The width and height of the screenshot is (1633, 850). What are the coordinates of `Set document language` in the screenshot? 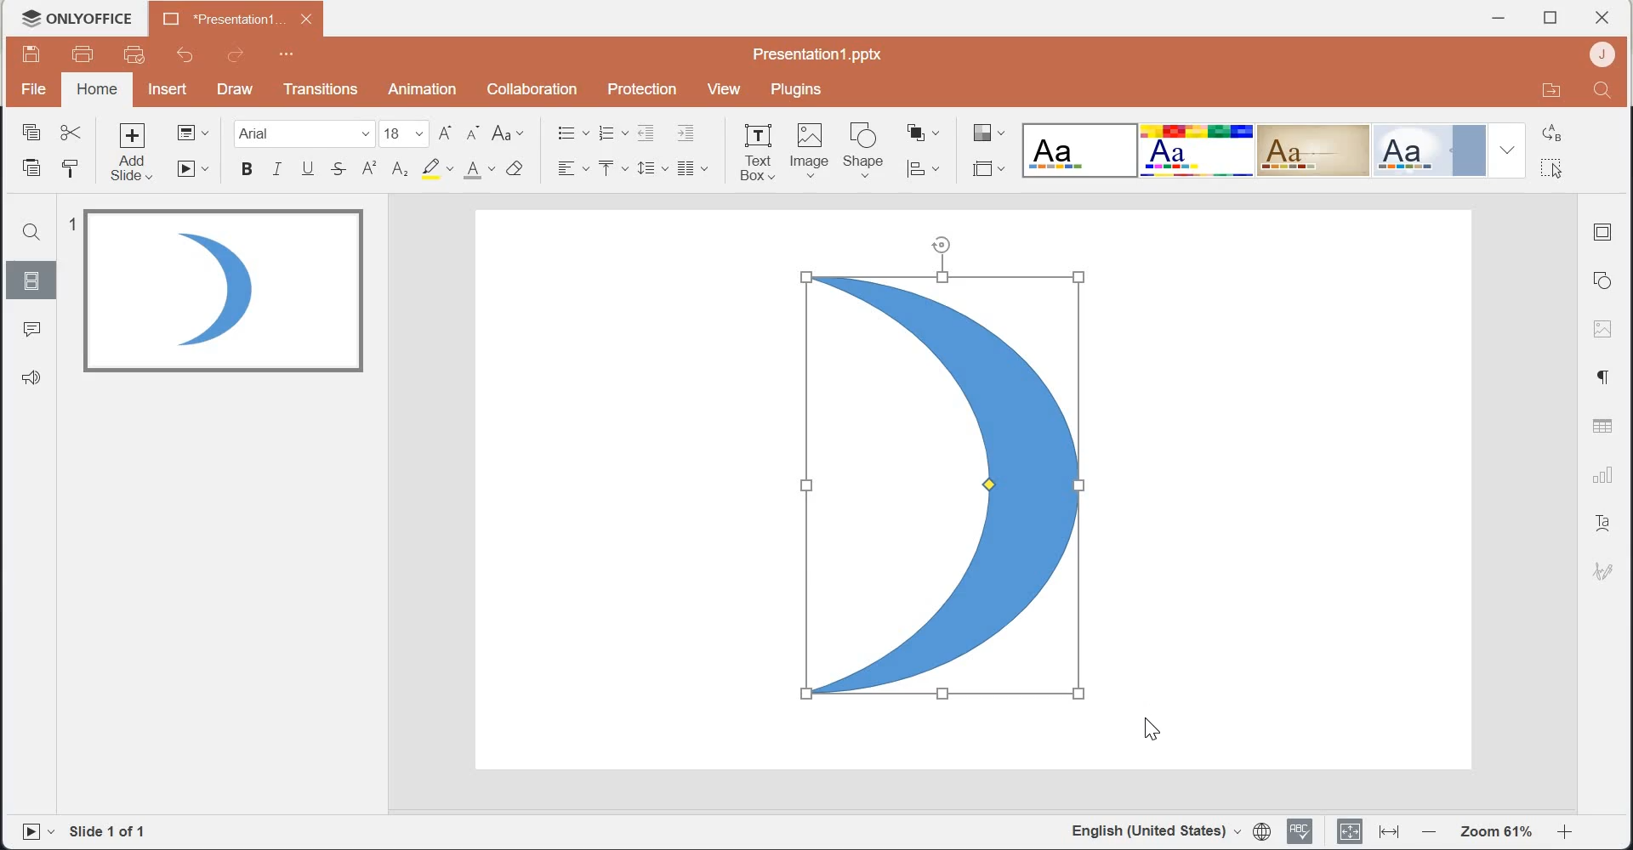 It's located at (1264, 830).